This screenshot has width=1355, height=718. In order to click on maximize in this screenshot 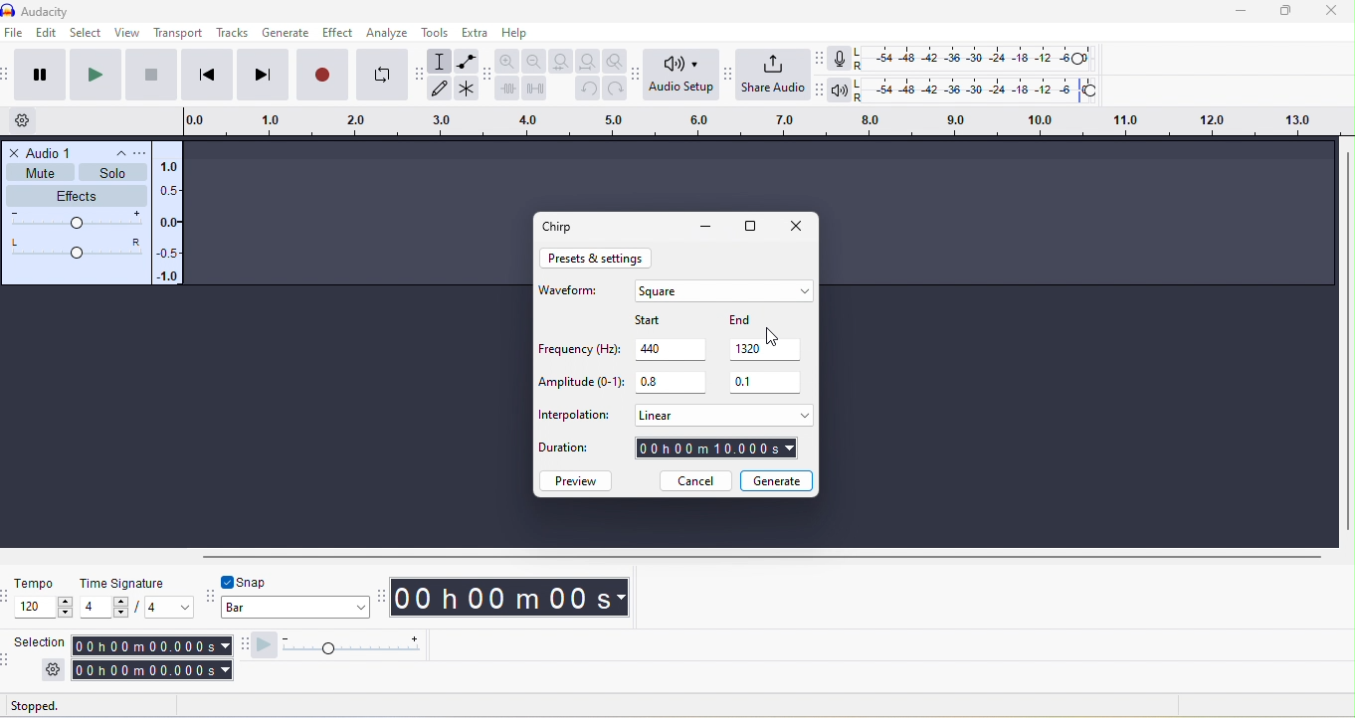, I will do `click(1292, 11)`.